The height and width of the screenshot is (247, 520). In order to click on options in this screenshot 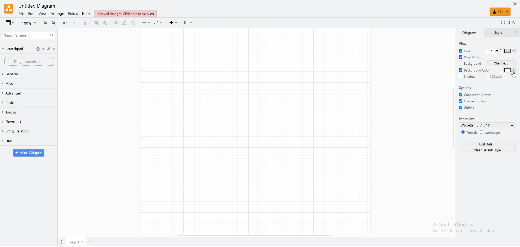, I will do `click(62, 243)`.